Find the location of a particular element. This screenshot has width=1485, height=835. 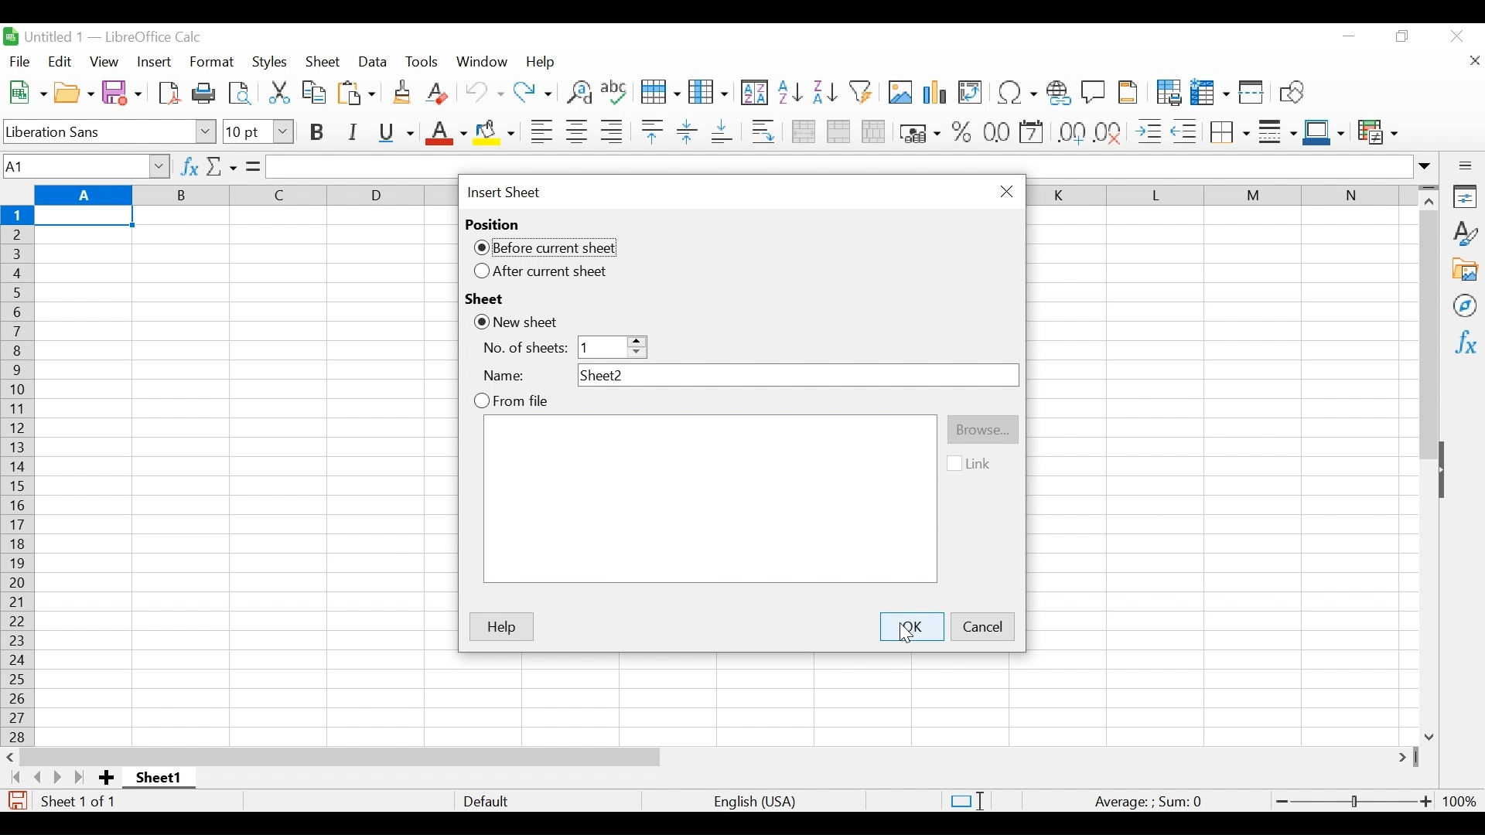

Add Sheet is located at coordinates (108, 777).